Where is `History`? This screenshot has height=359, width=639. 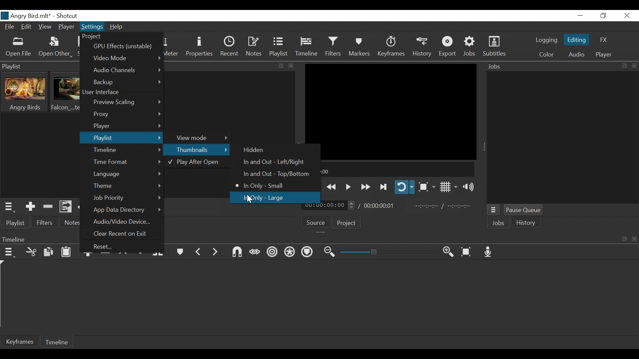
History is located at coordinates (423, 48).